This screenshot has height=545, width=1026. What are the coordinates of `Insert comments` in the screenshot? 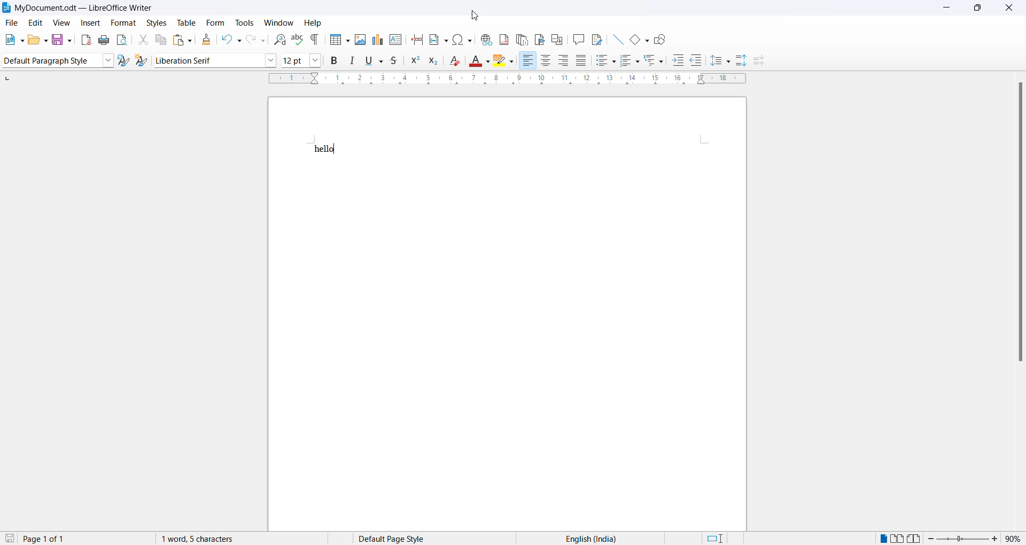 It's located at (578, 40).